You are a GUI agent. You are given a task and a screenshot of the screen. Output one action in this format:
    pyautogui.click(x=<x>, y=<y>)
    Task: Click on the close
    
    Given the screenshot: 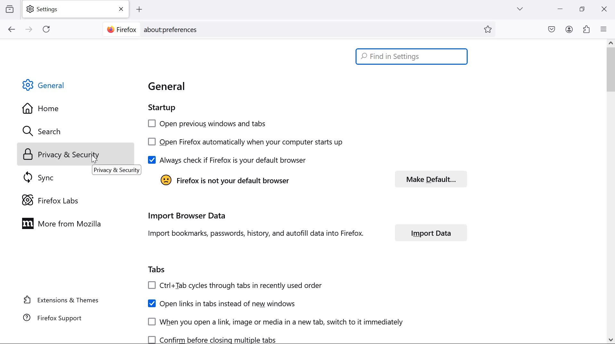 What is the action you would take?
    pyautogui.click(x=603, y=10)
    